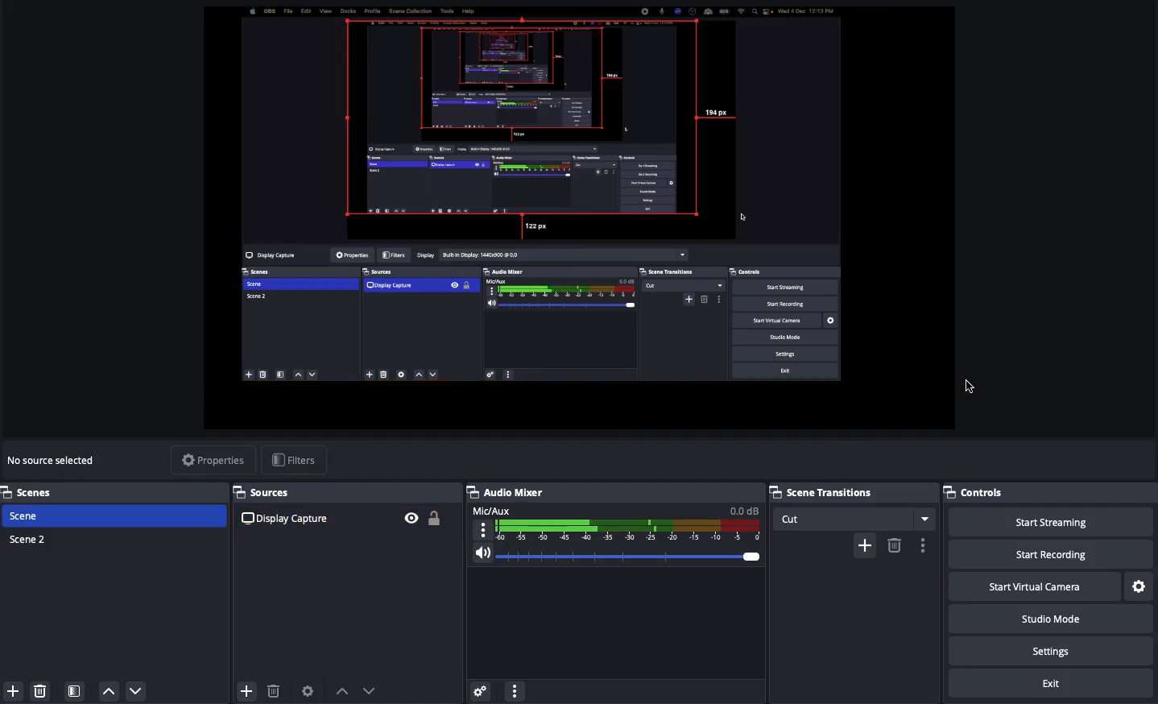  Describe the element at coordinates (923, 545) in the screenshot. I see `More` at that location.